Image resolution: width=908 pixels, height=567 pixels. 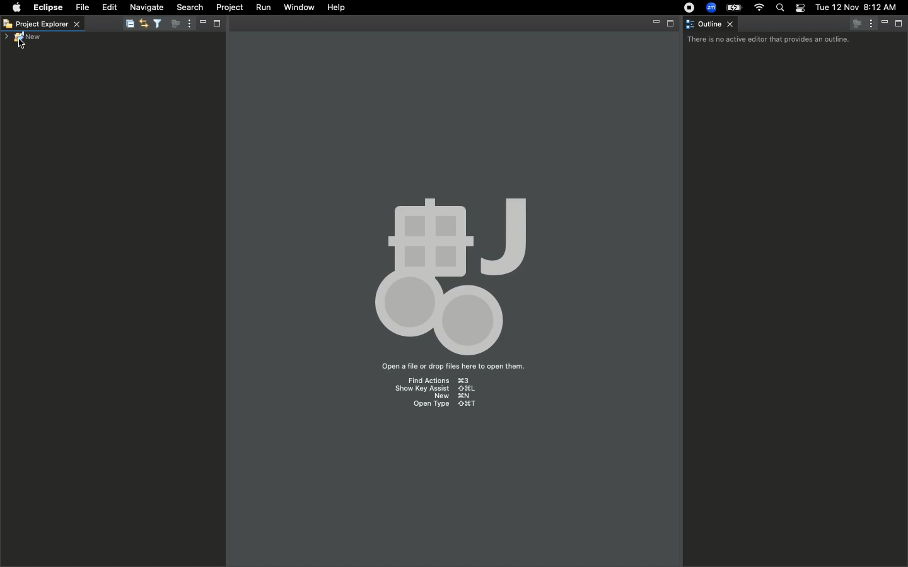 What do you see at coordinates (731, 9) in the screenshot?
I see `Charge` at bounding box center [731, 9].